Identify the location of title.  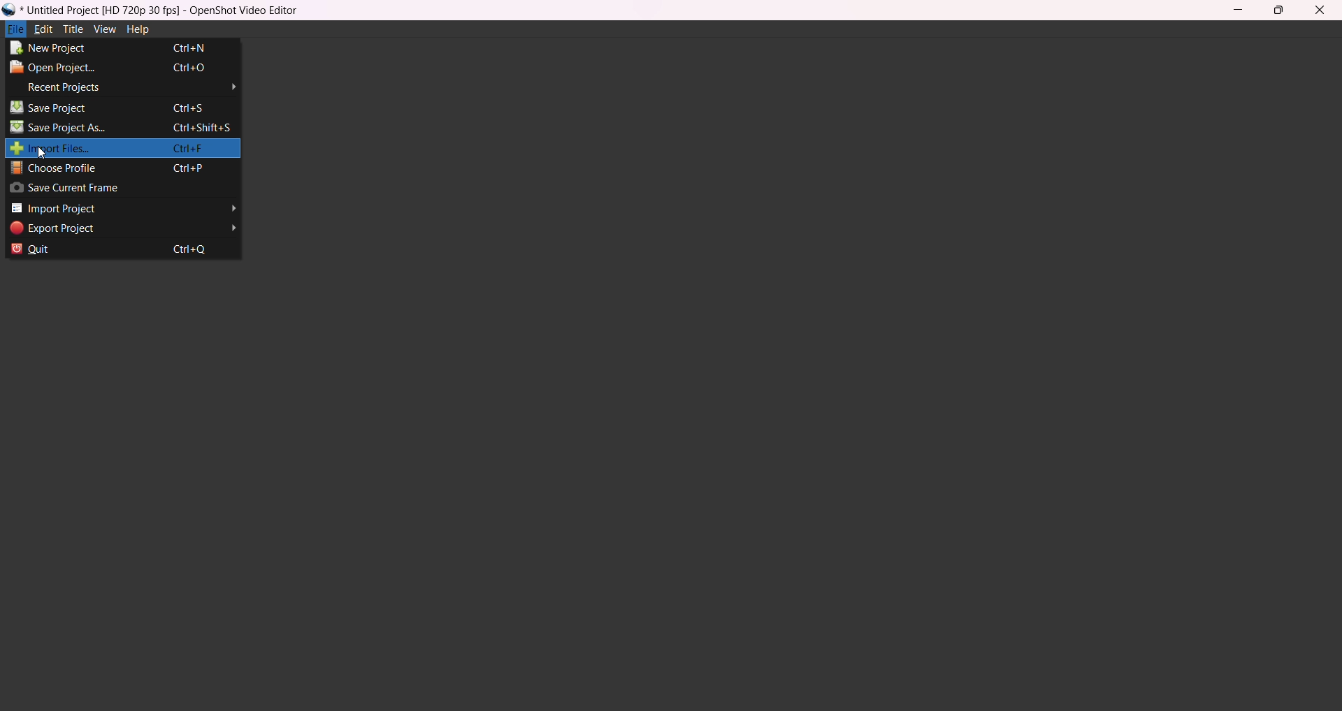
(71, 31).